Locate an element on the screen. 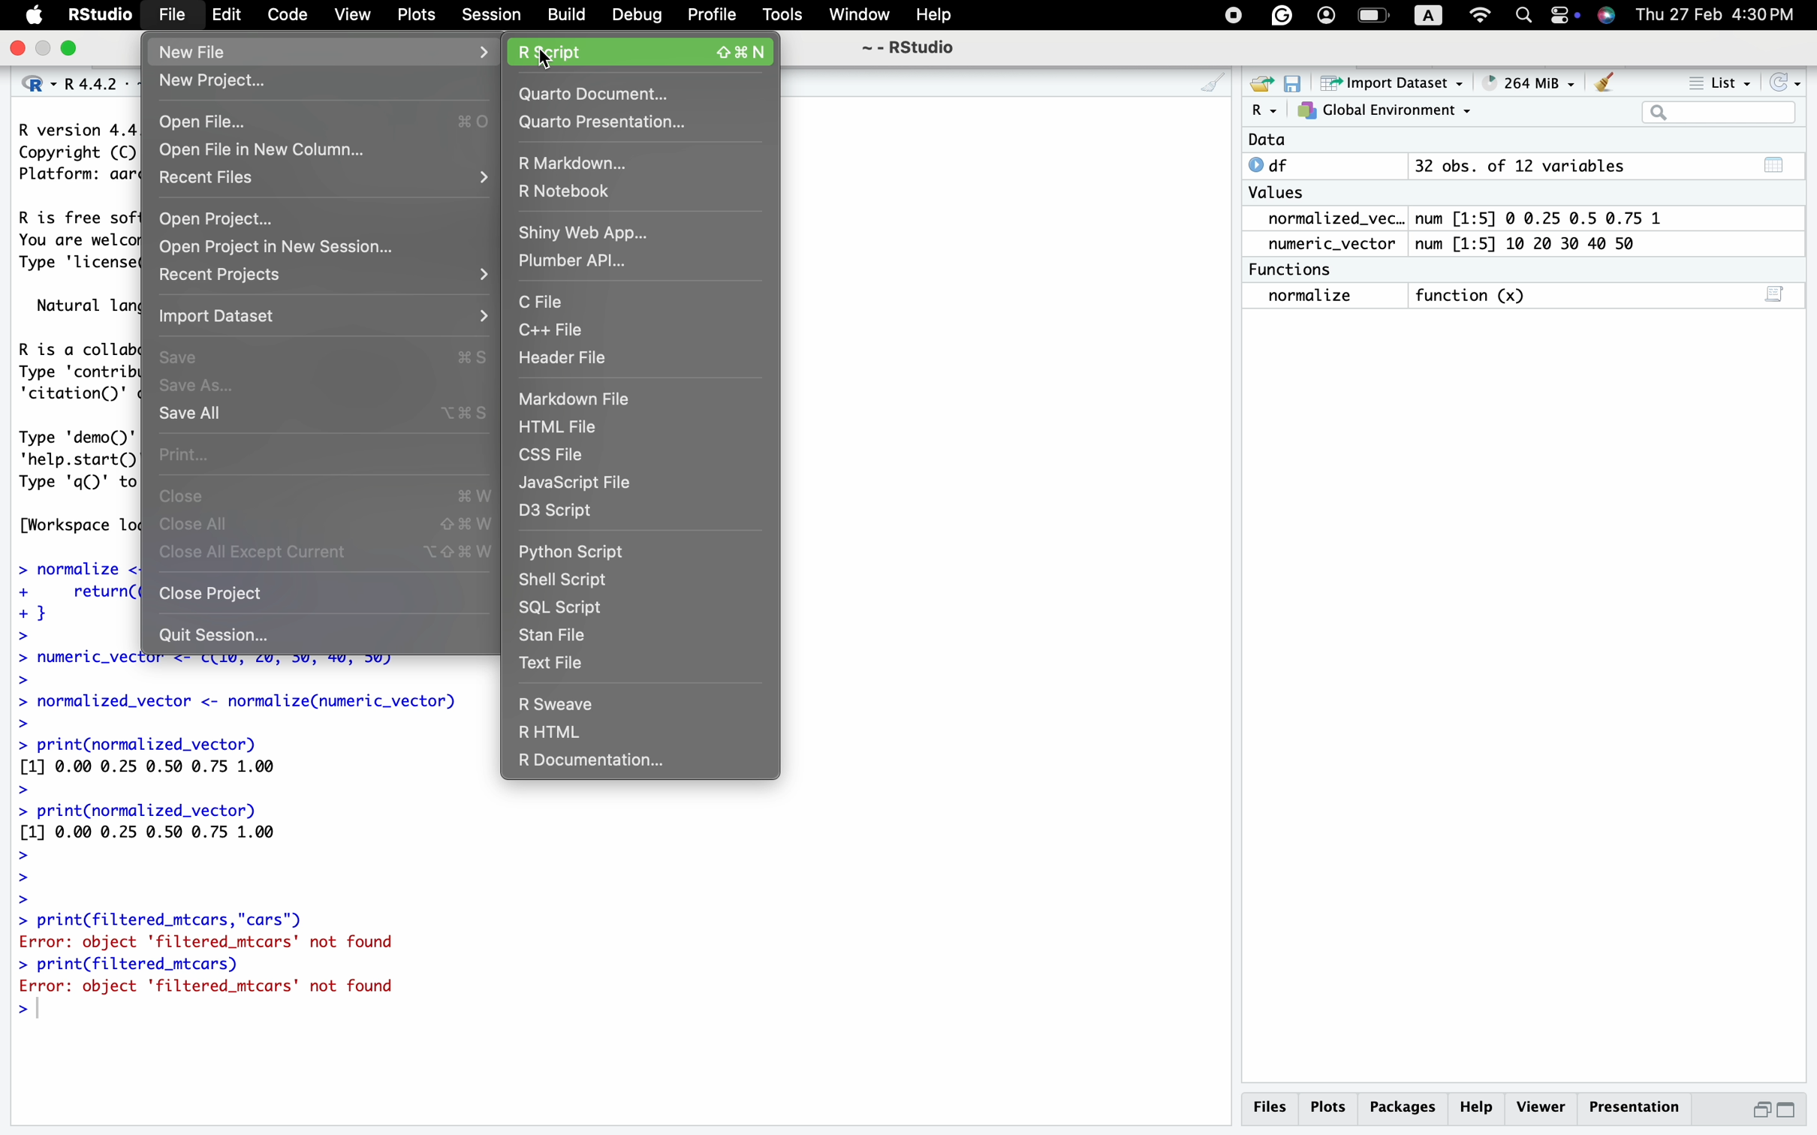  python script is located at coordinates (628, 552).